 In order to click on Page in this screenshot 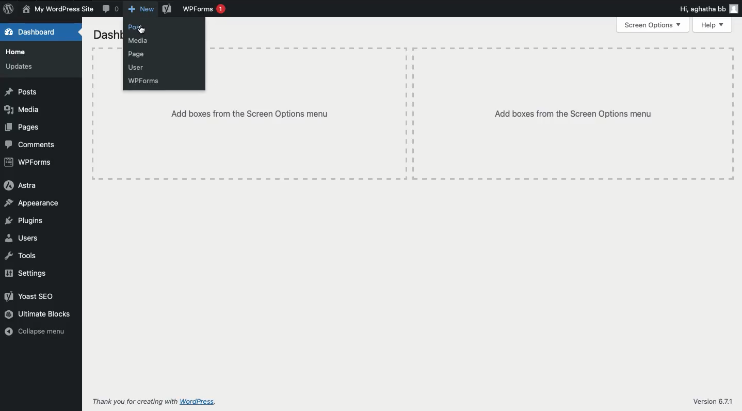, I will do `click(139, 54)`.